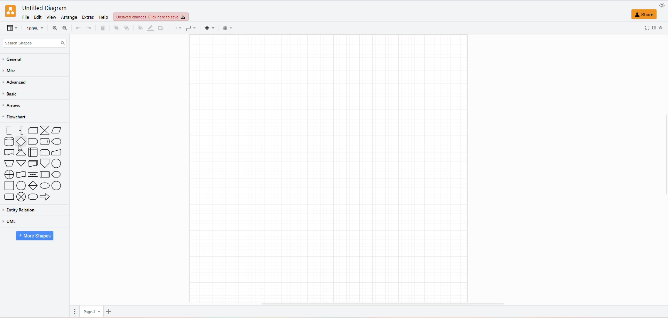 Image resolution: width=668 pixels, height=318 pixels. I want to click on EDIT, so click(88, 18).